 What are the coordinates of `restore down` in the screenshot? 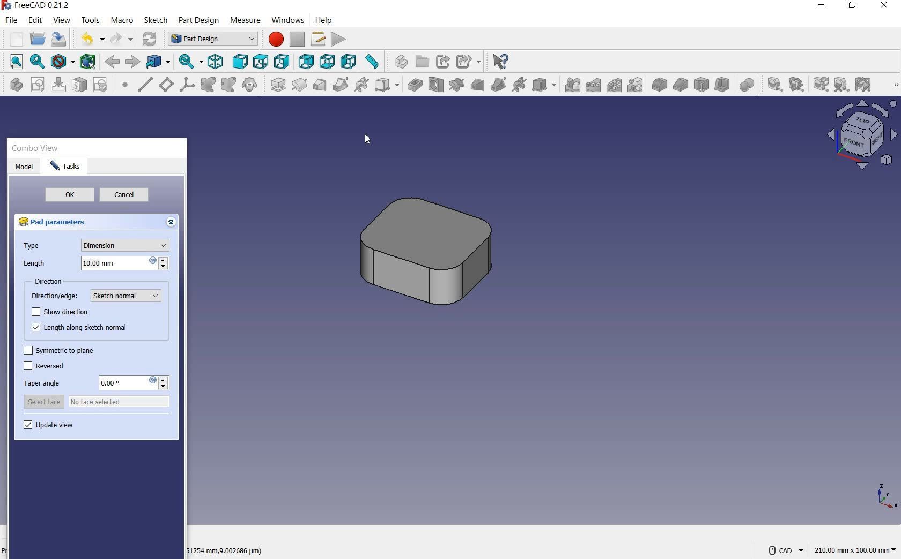 It's located at (853, 7).